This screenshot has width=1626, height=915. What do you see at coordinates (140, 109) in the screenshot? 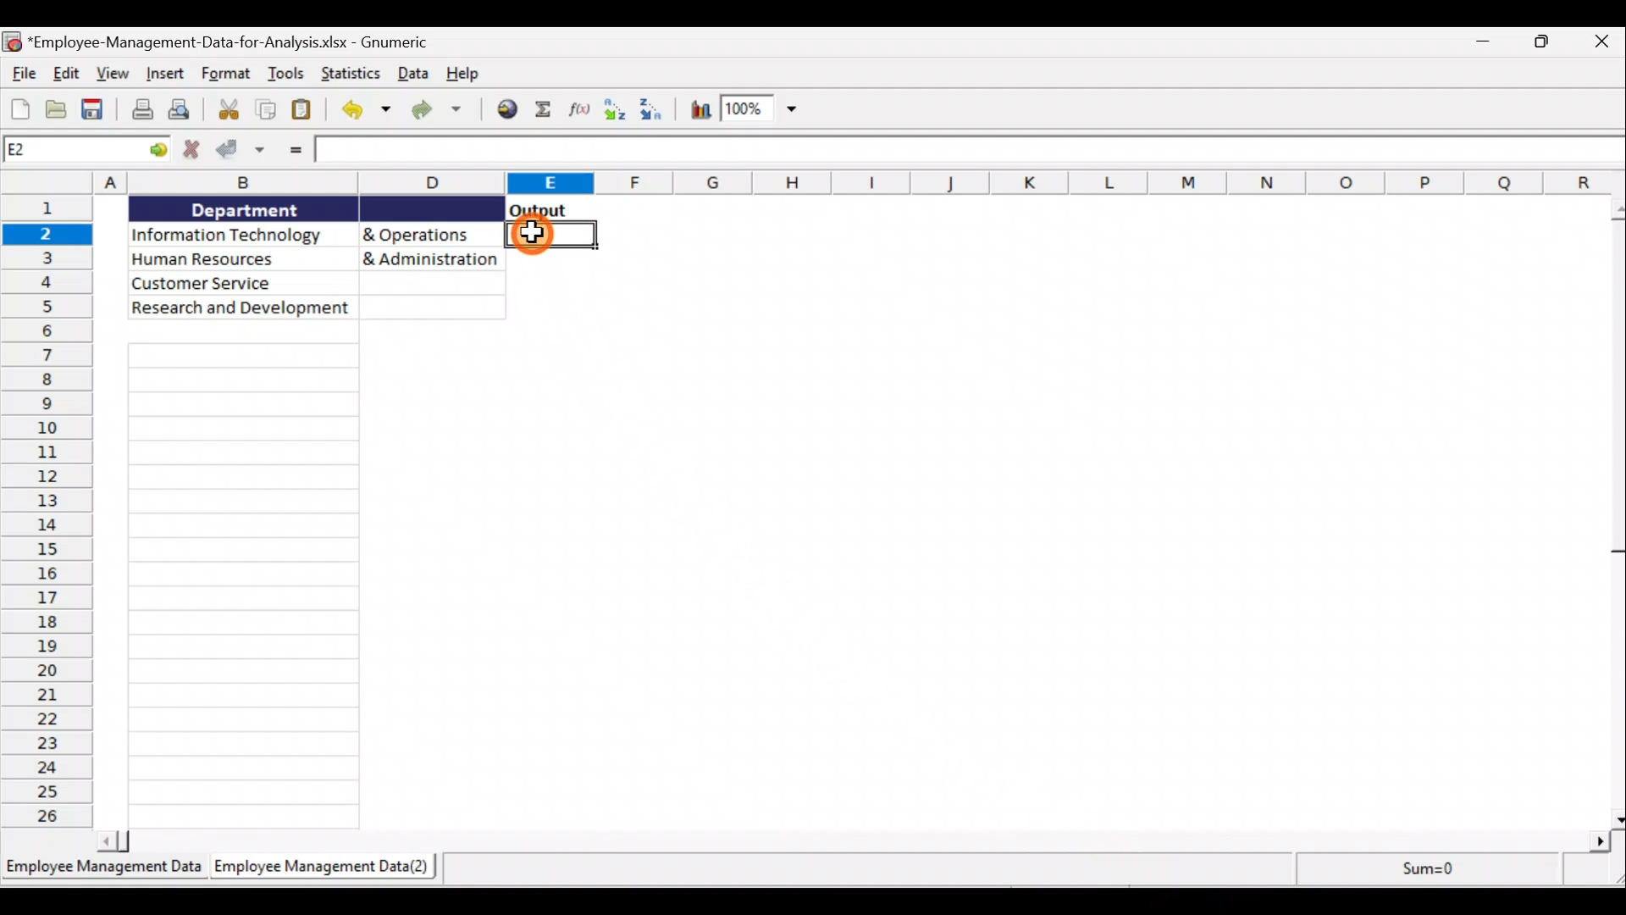
I see `Print the current file` at bounding box center [140, 109].